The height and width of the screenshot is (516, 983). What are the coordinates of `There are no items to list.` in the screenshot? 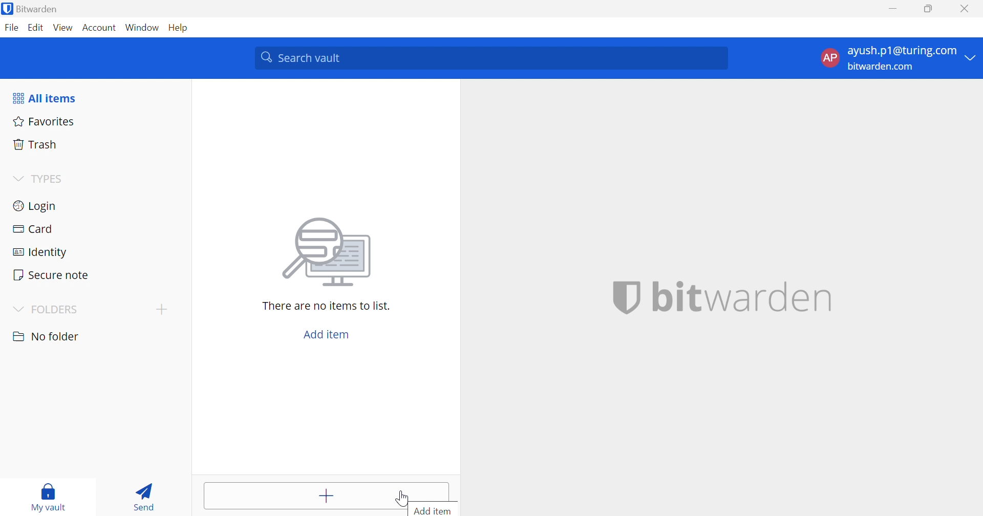 It's located at (327, 305).